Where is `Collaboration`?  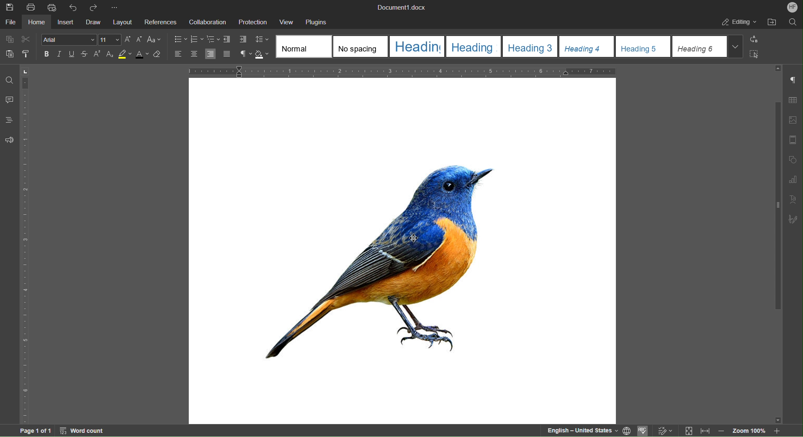
Collaboration is located at coordinates (207, 23).